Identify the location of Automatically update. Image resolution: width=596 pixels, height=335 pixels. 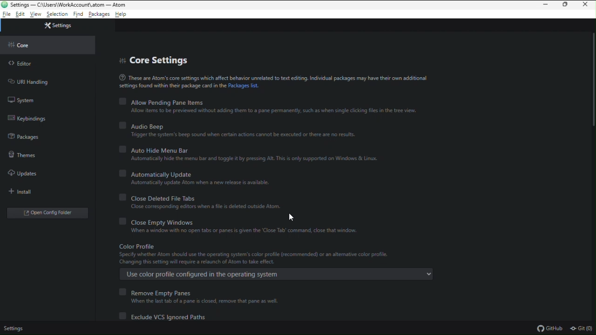
(229, 177).